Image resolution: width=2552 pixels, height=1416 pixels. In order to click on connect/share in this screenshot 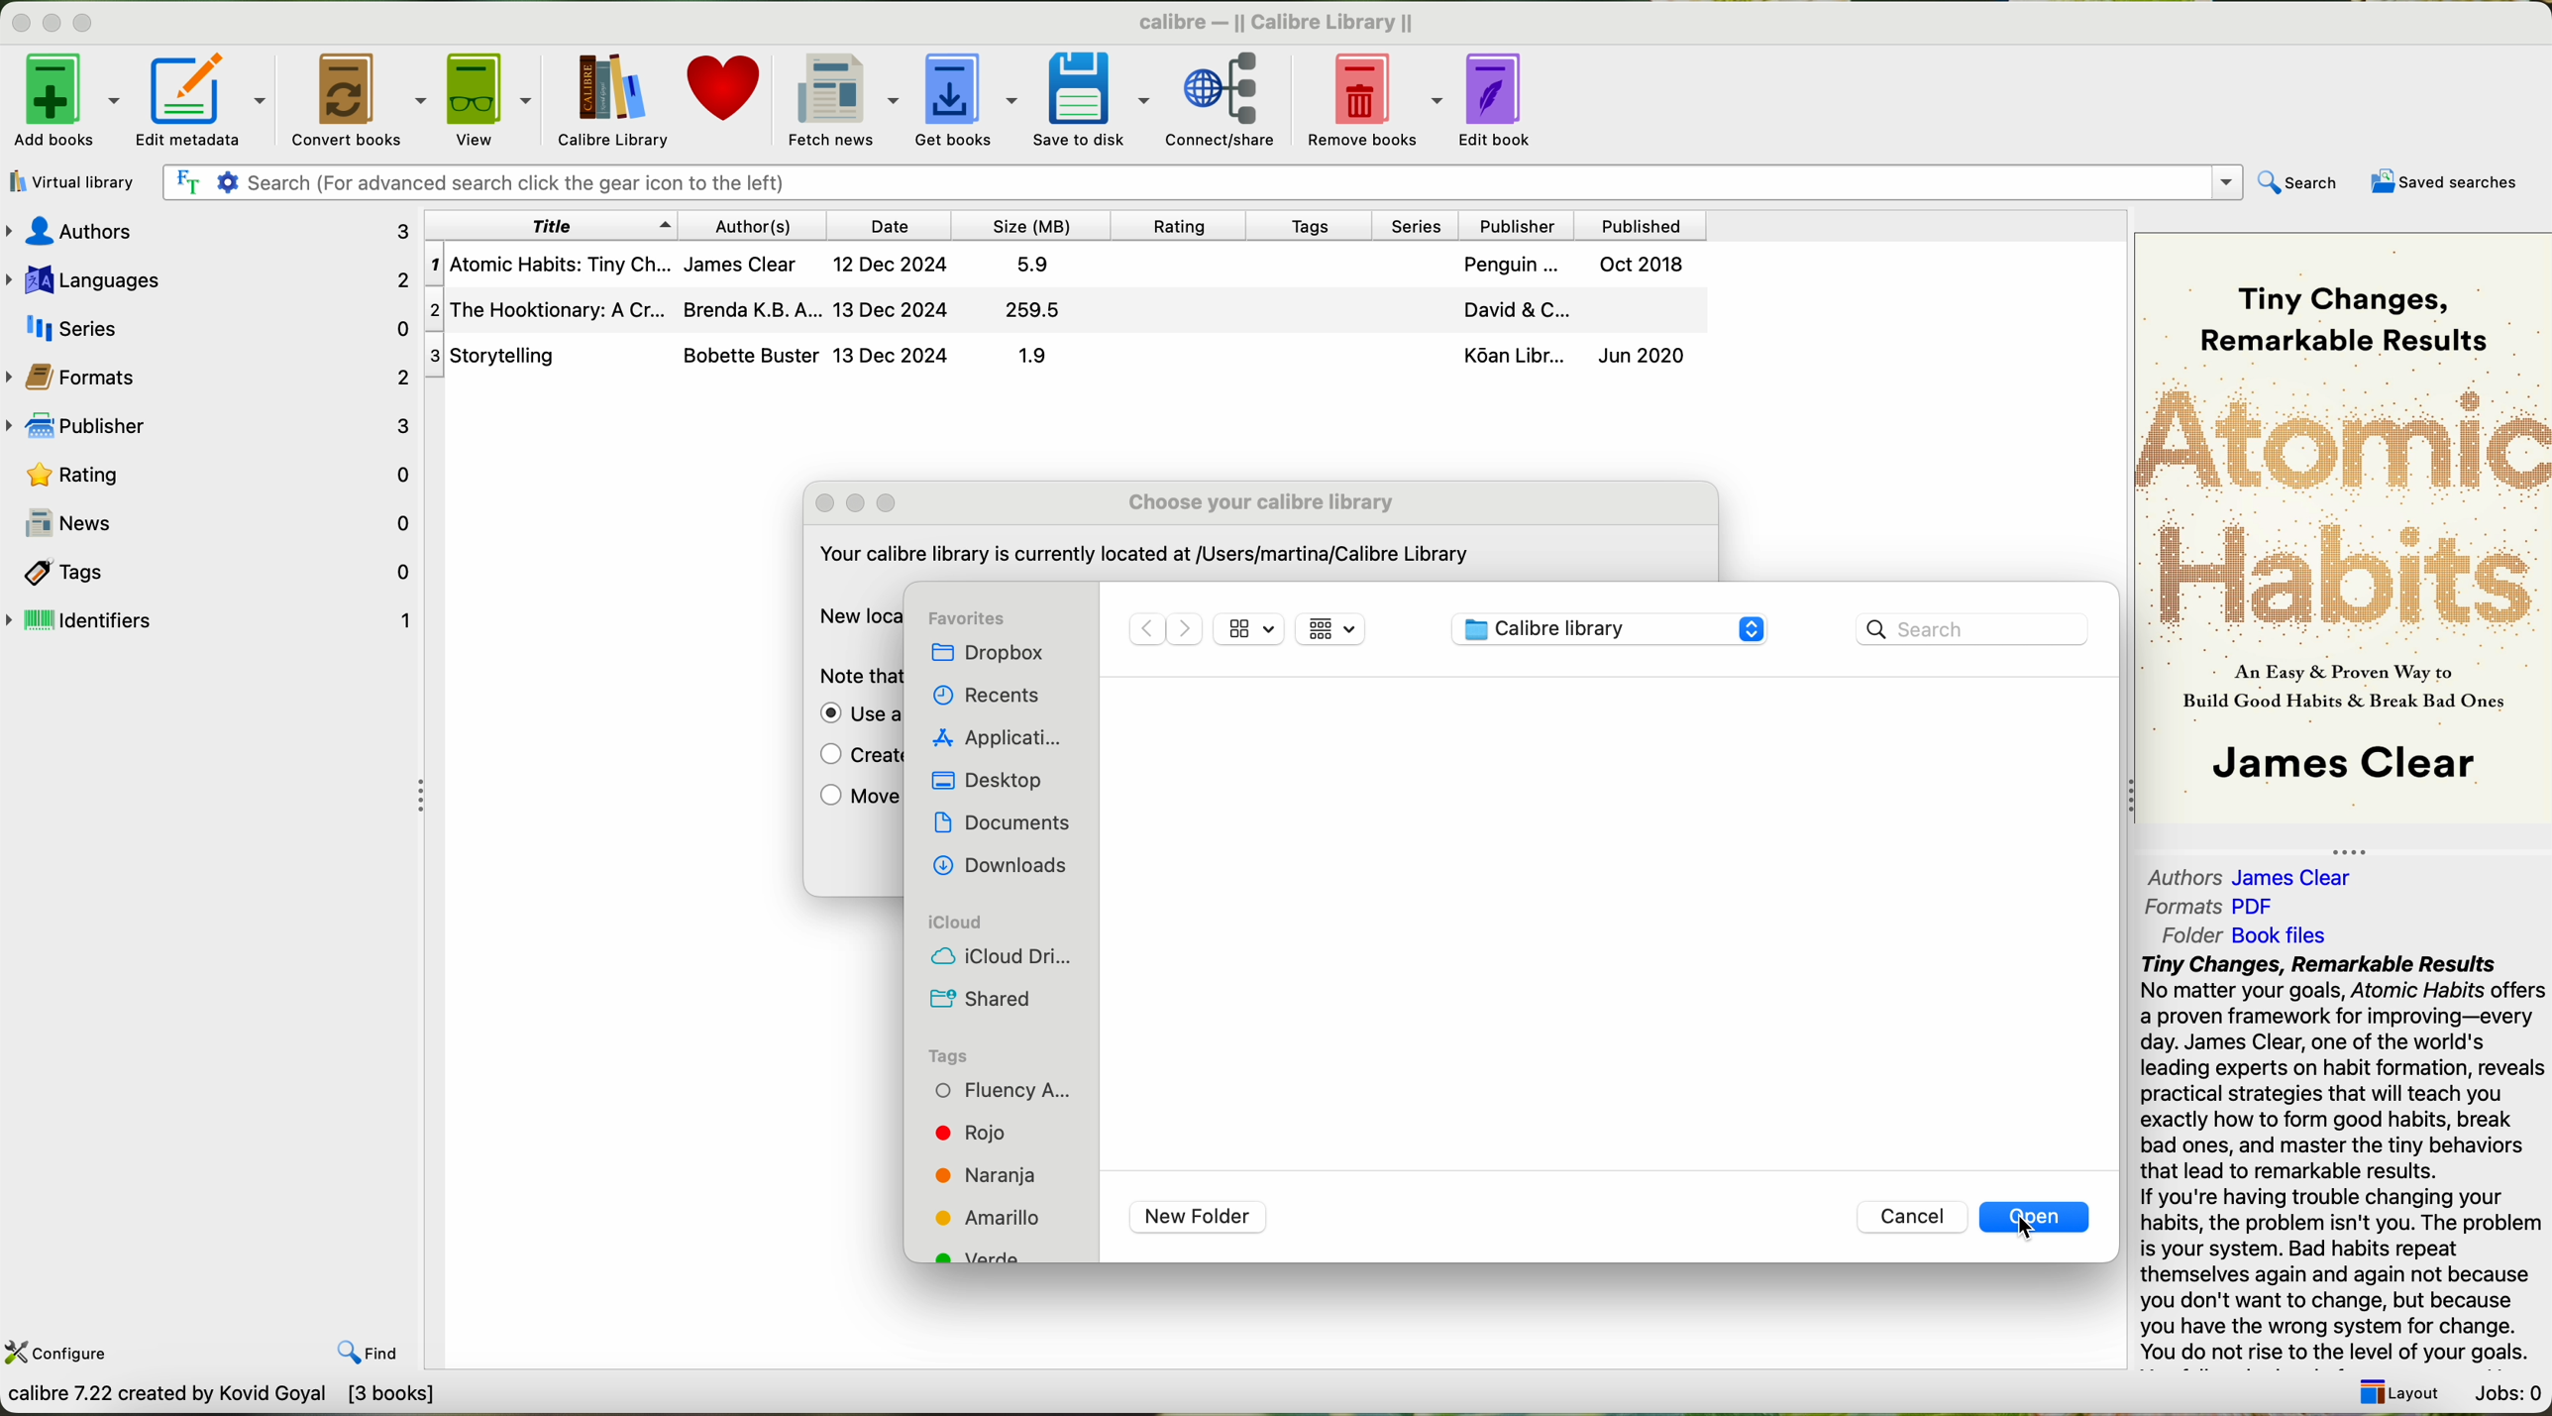, I will do `click(1223, 99)`.